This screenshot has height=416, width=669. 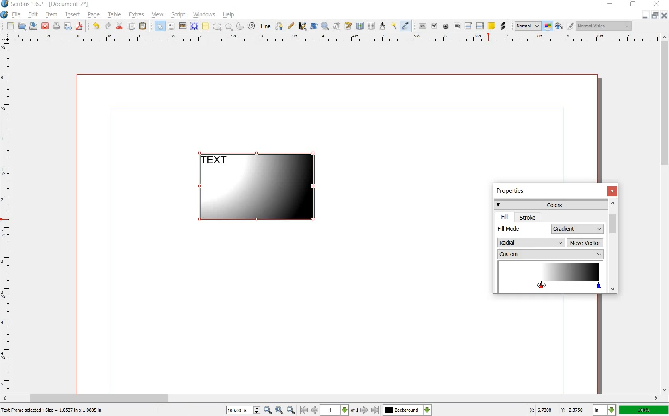 I want to click on preview mode, so click(x=559, y=26).